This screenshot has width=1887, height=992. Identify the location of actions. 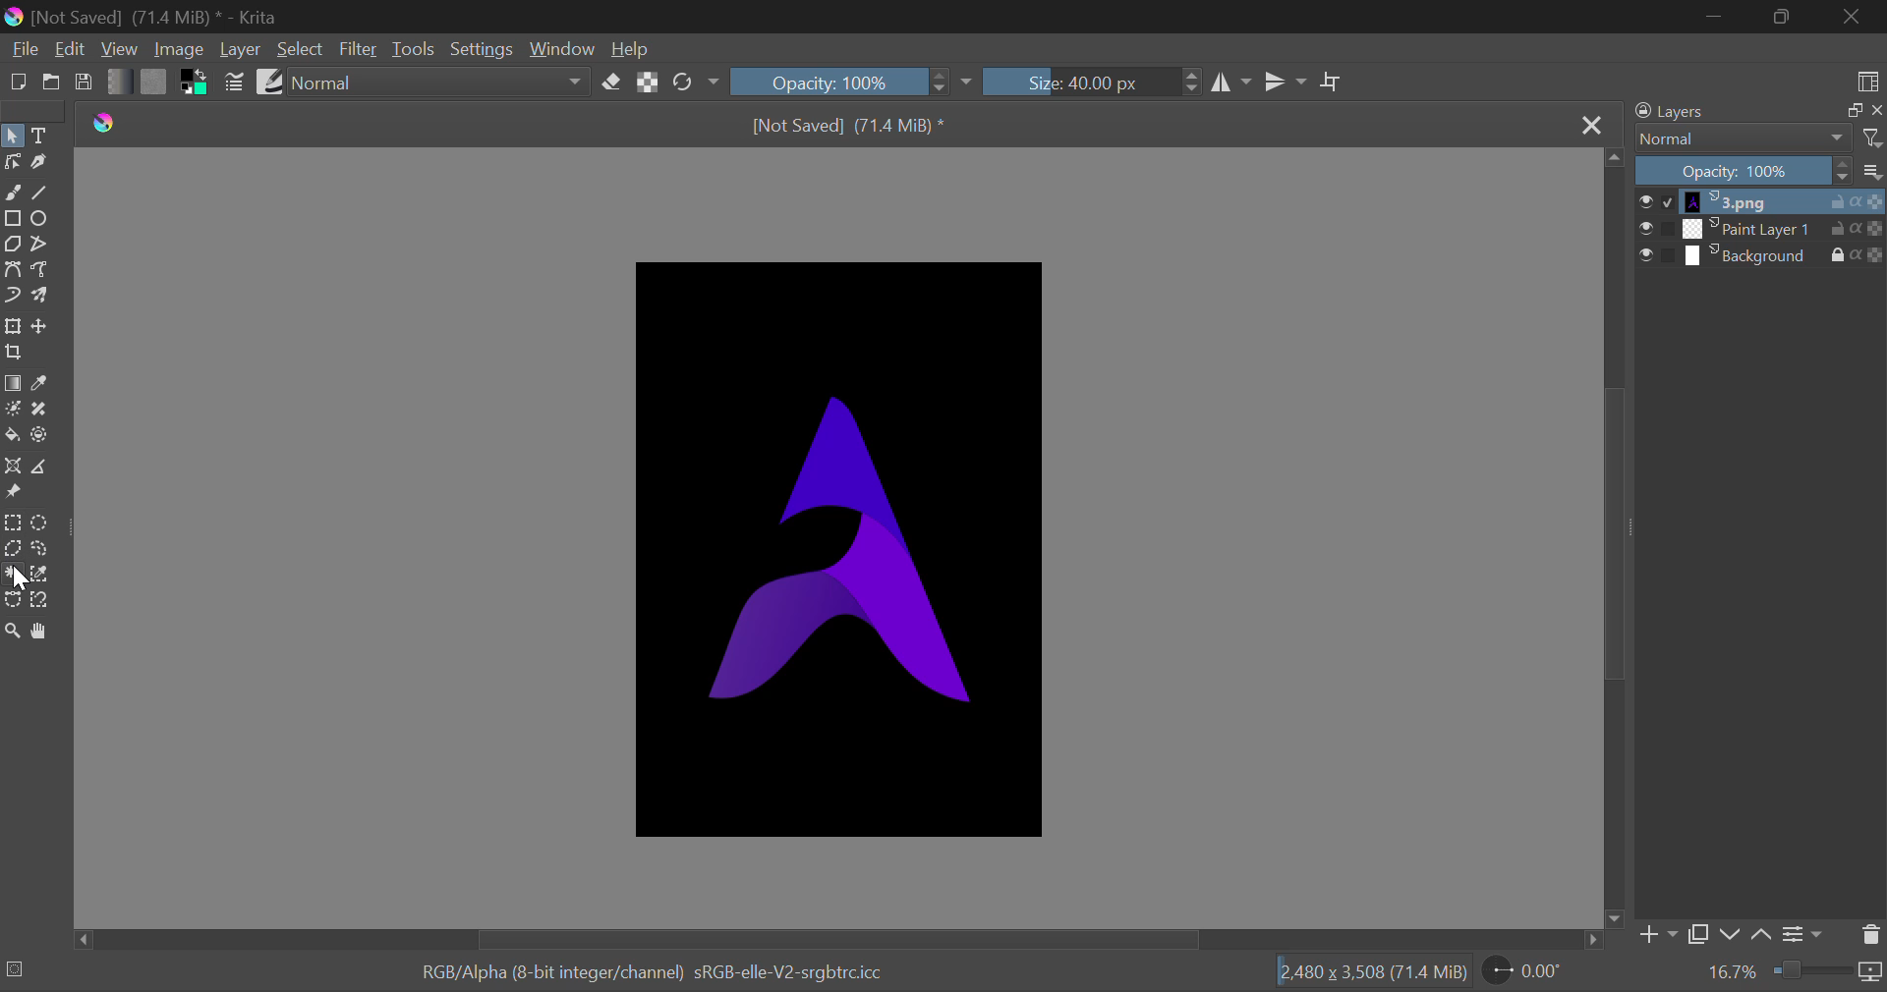
(1858, 229).